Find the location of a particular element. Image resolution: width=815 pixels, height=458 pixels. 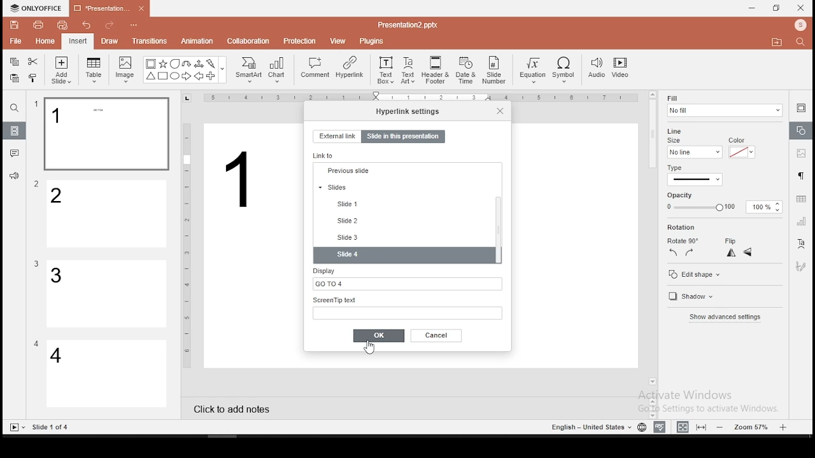

add slide is located at coordinates (61, 70).